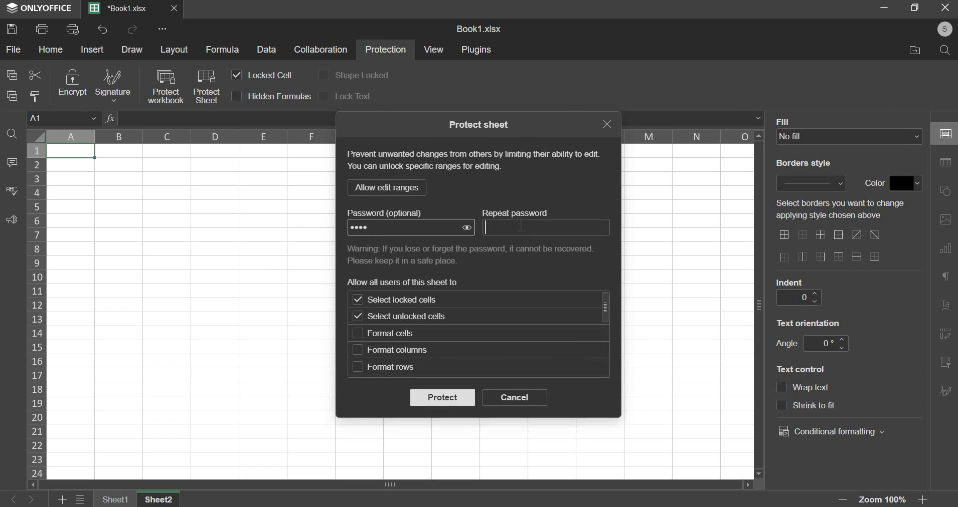 This screenshot has height=507, width=958. What do you see at coordinates (759, 305) in the screenshot?
I see `Scroll bar` at bounding box center [759, 305].